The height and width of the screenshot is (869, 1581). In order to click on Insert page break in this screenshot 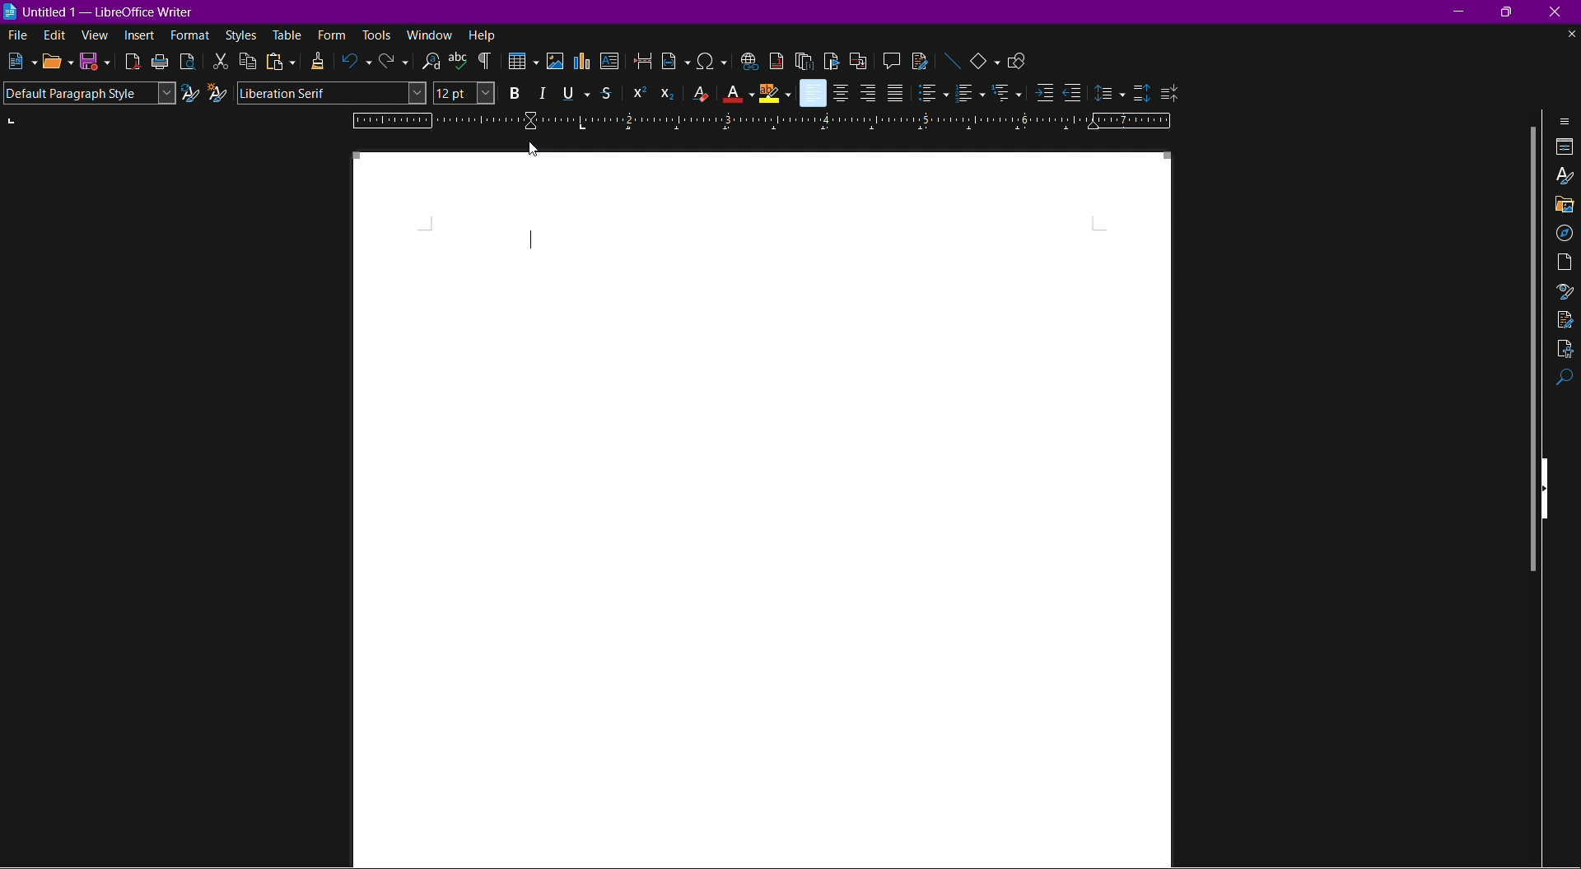, I will do `click(644, 62)`.